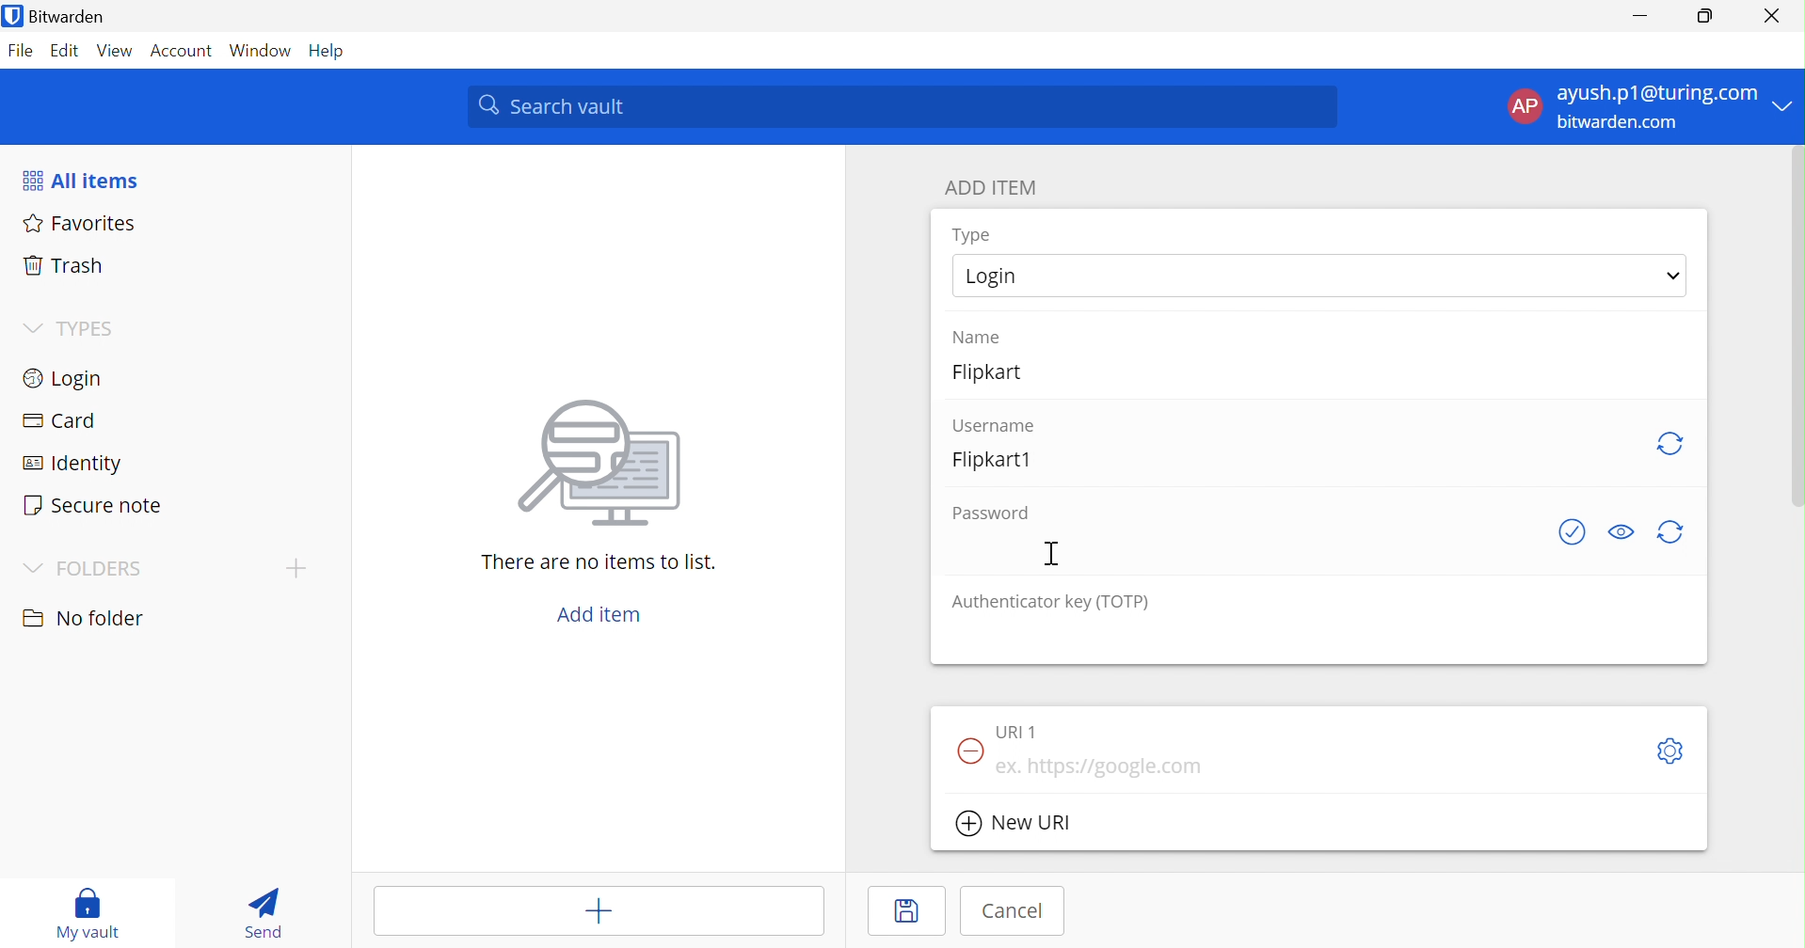 The height and width of the screenshot is (948, 1805). What do you see at coordinates (1626, 124) in the screenshot?
I see `bitwarden.com` at bounding box center [1626, 124].